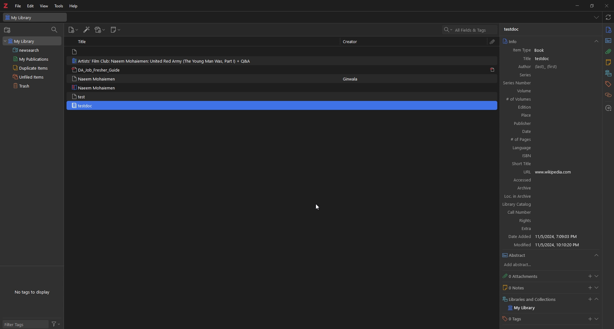  What do you see at coordinates (317, 208) in the screenshot?
I see `cursor` at bounding box center [317, 208].